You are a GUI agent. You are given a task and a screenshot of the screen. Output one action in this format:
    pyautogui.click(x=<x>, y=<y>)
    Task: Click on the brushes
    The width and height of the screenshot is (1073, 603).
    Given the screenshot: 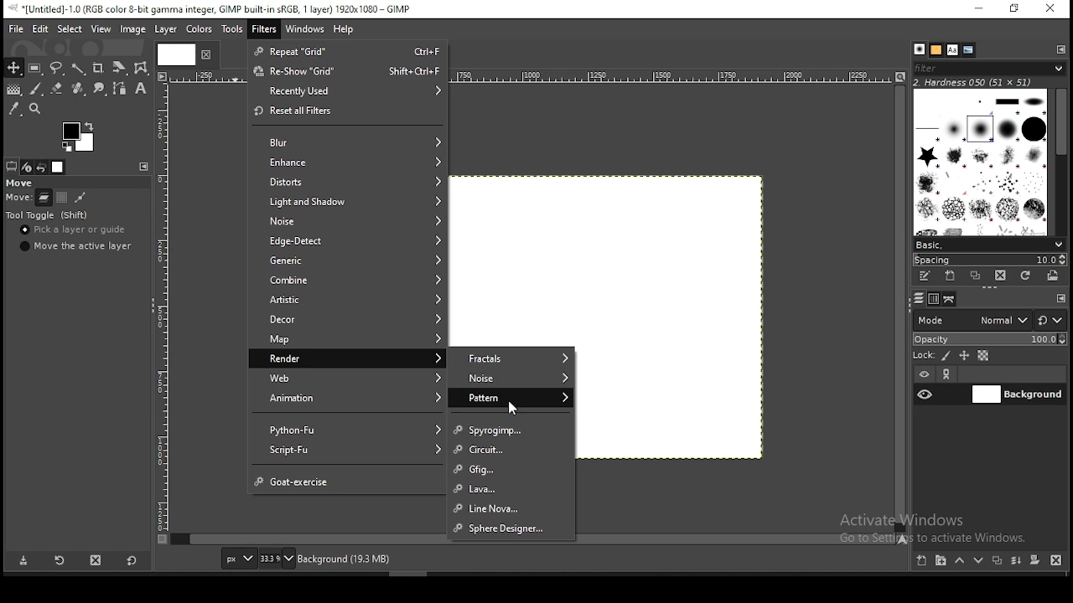 What is the action you would take?
    pyautogui.click(x=920, y=49)
    